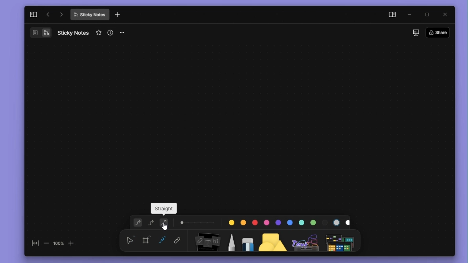 The width and height of the screenshot is (468, 263). What do you see at coordinates (147, 240) in the screenshot?
I see `frame` at bounding box center [147, 240].